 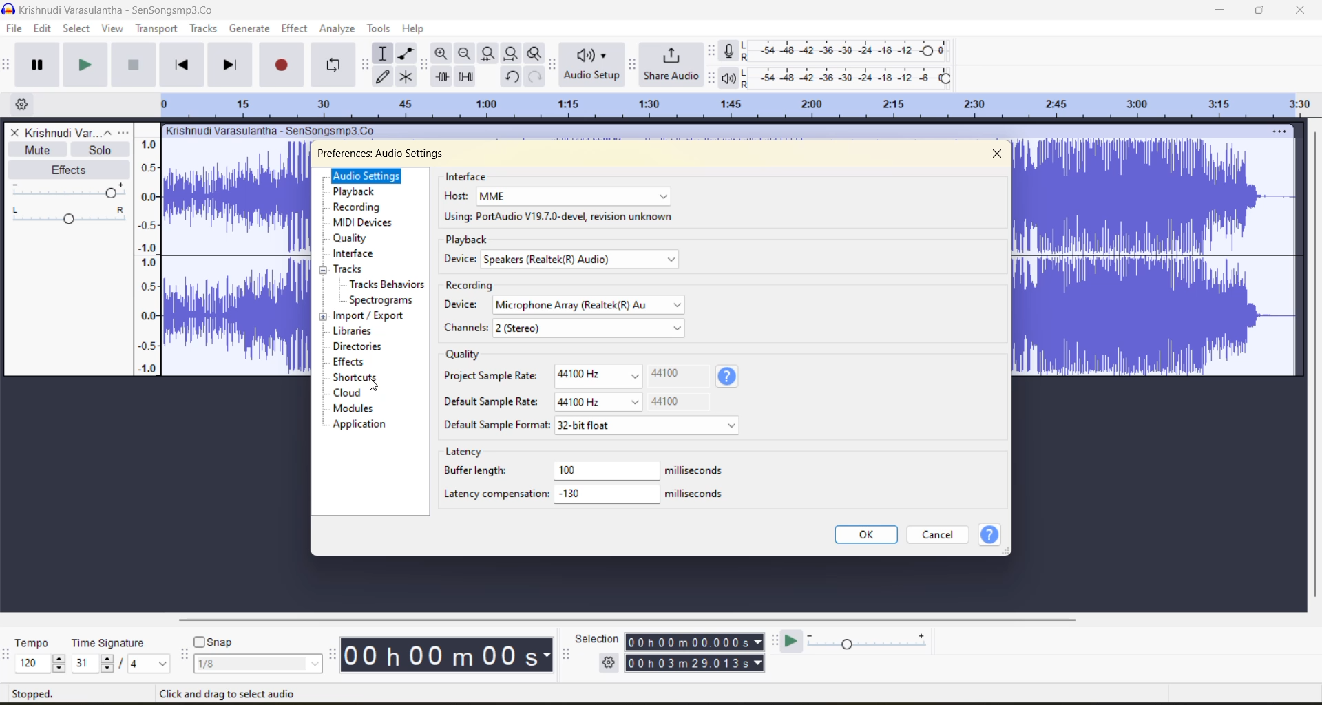 What do you see at coordinates (363, 208) in the screenshot?
I see `recording` at bounding box center [363, 208].